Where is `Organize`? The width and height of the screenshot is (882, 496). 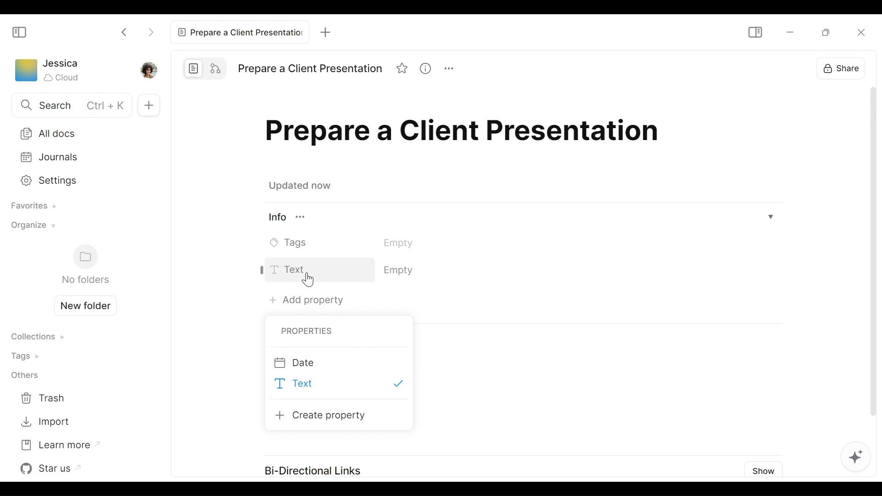 Organize is located at coordinates (31, 228).